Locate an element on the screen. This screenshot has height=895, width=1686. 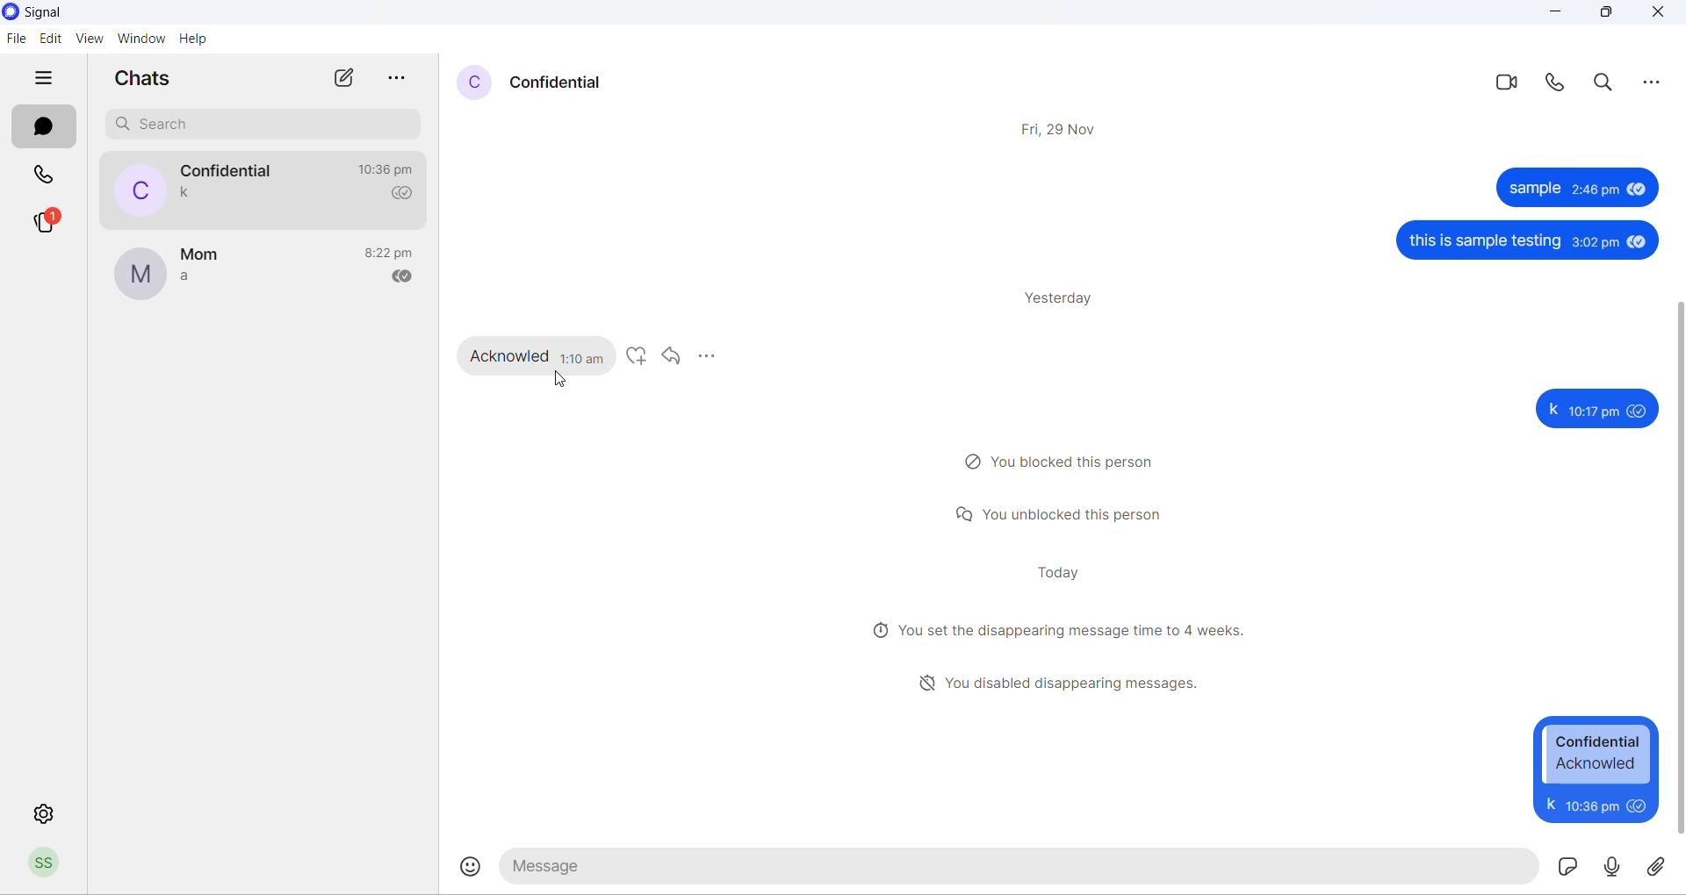
minimize is located at coordinates (1545, 14).